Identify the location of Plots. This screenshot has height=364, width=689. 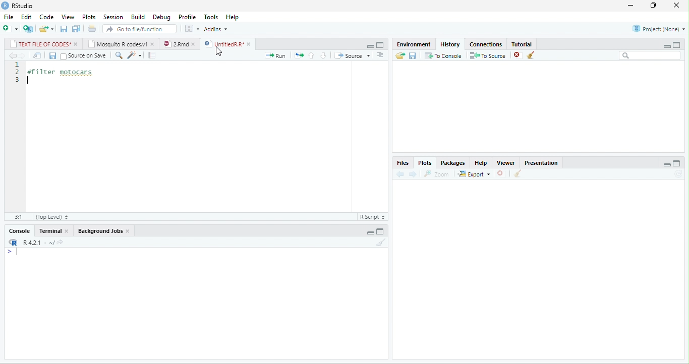
(89, 17).